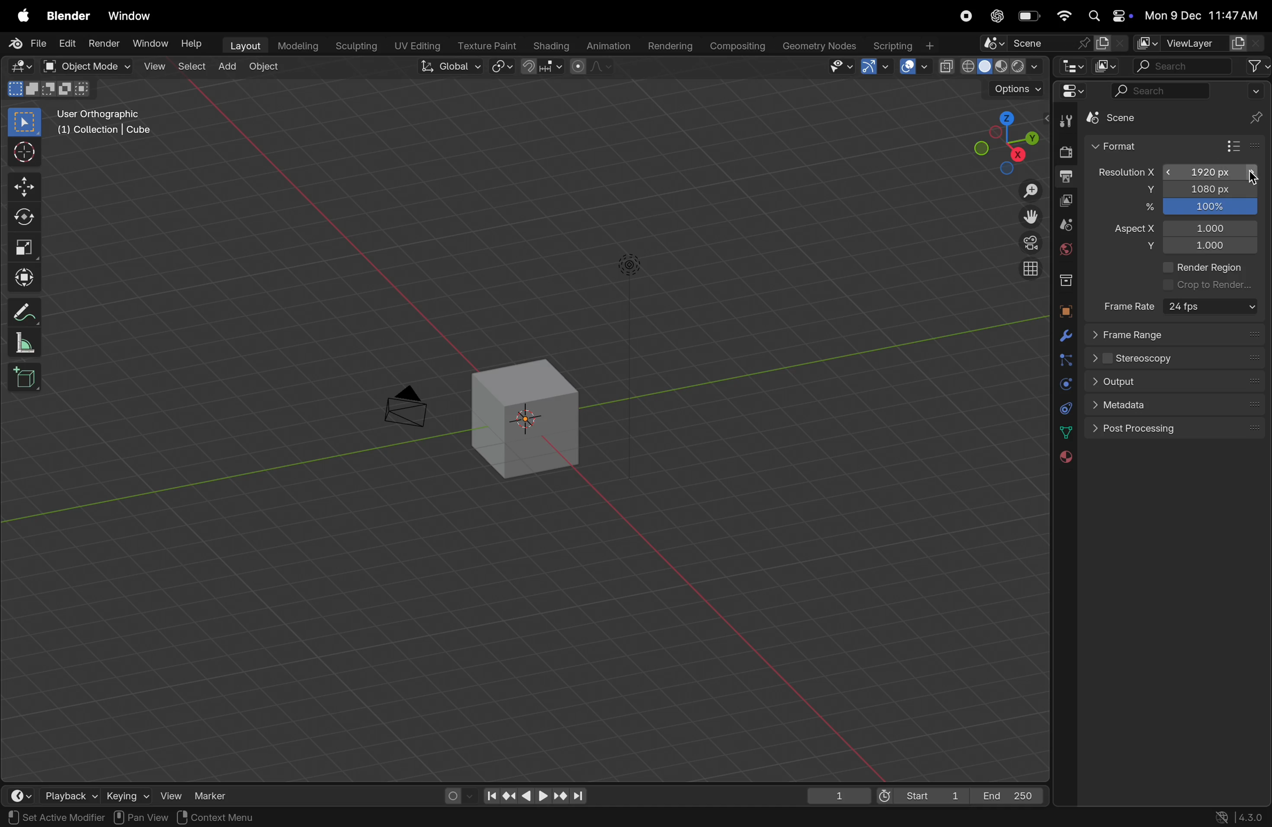 The width and height of the screenshot is (1272, 827). Describe the element at coordinates (1072, 66) in the screenshot. I see `editor type` at that location.